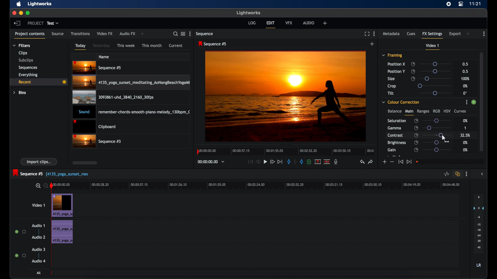 The height and width of the screenshot is (279, 497). What do you see at coordinates (30, 35) in the screenshot?
I see `project contents` at bounding box center [30, 35].